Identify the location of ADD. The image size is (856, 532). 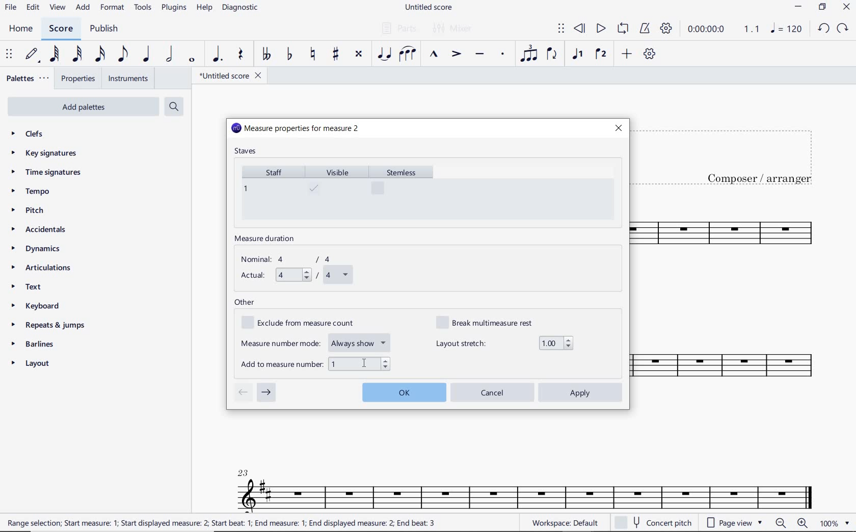
(84, 8).